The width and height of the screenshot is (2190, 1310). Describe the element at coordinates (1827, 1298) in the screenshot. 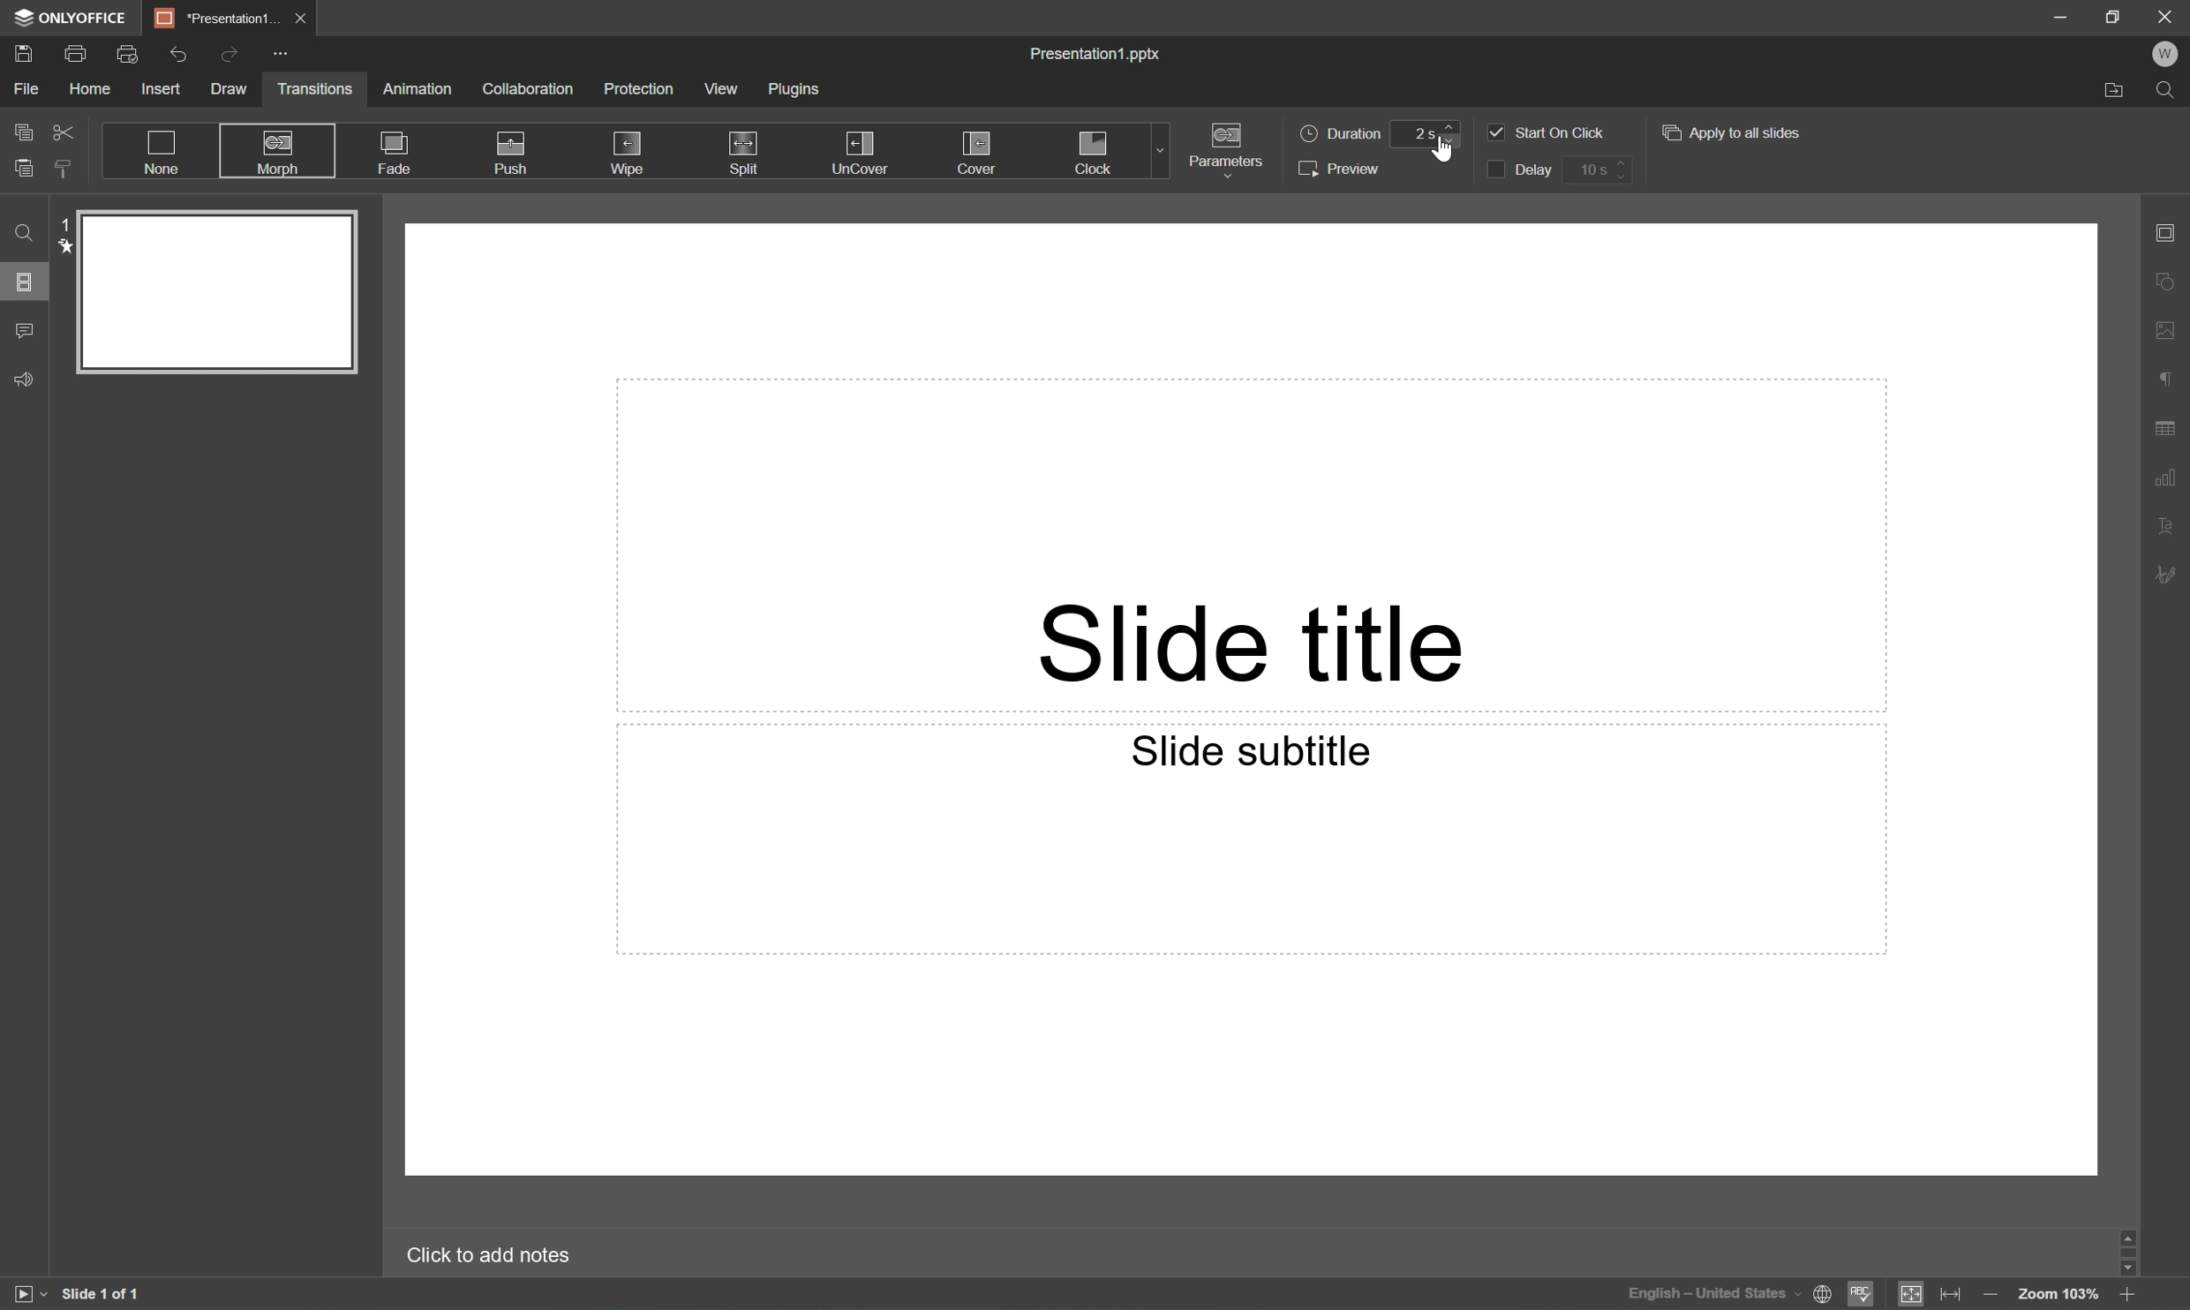

I see `Set document language` at that location.